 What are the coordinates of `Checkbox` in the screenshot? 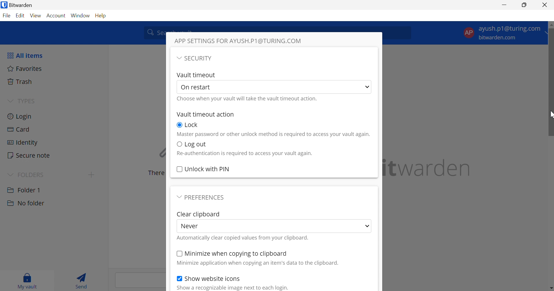 It's located at (179, 125).